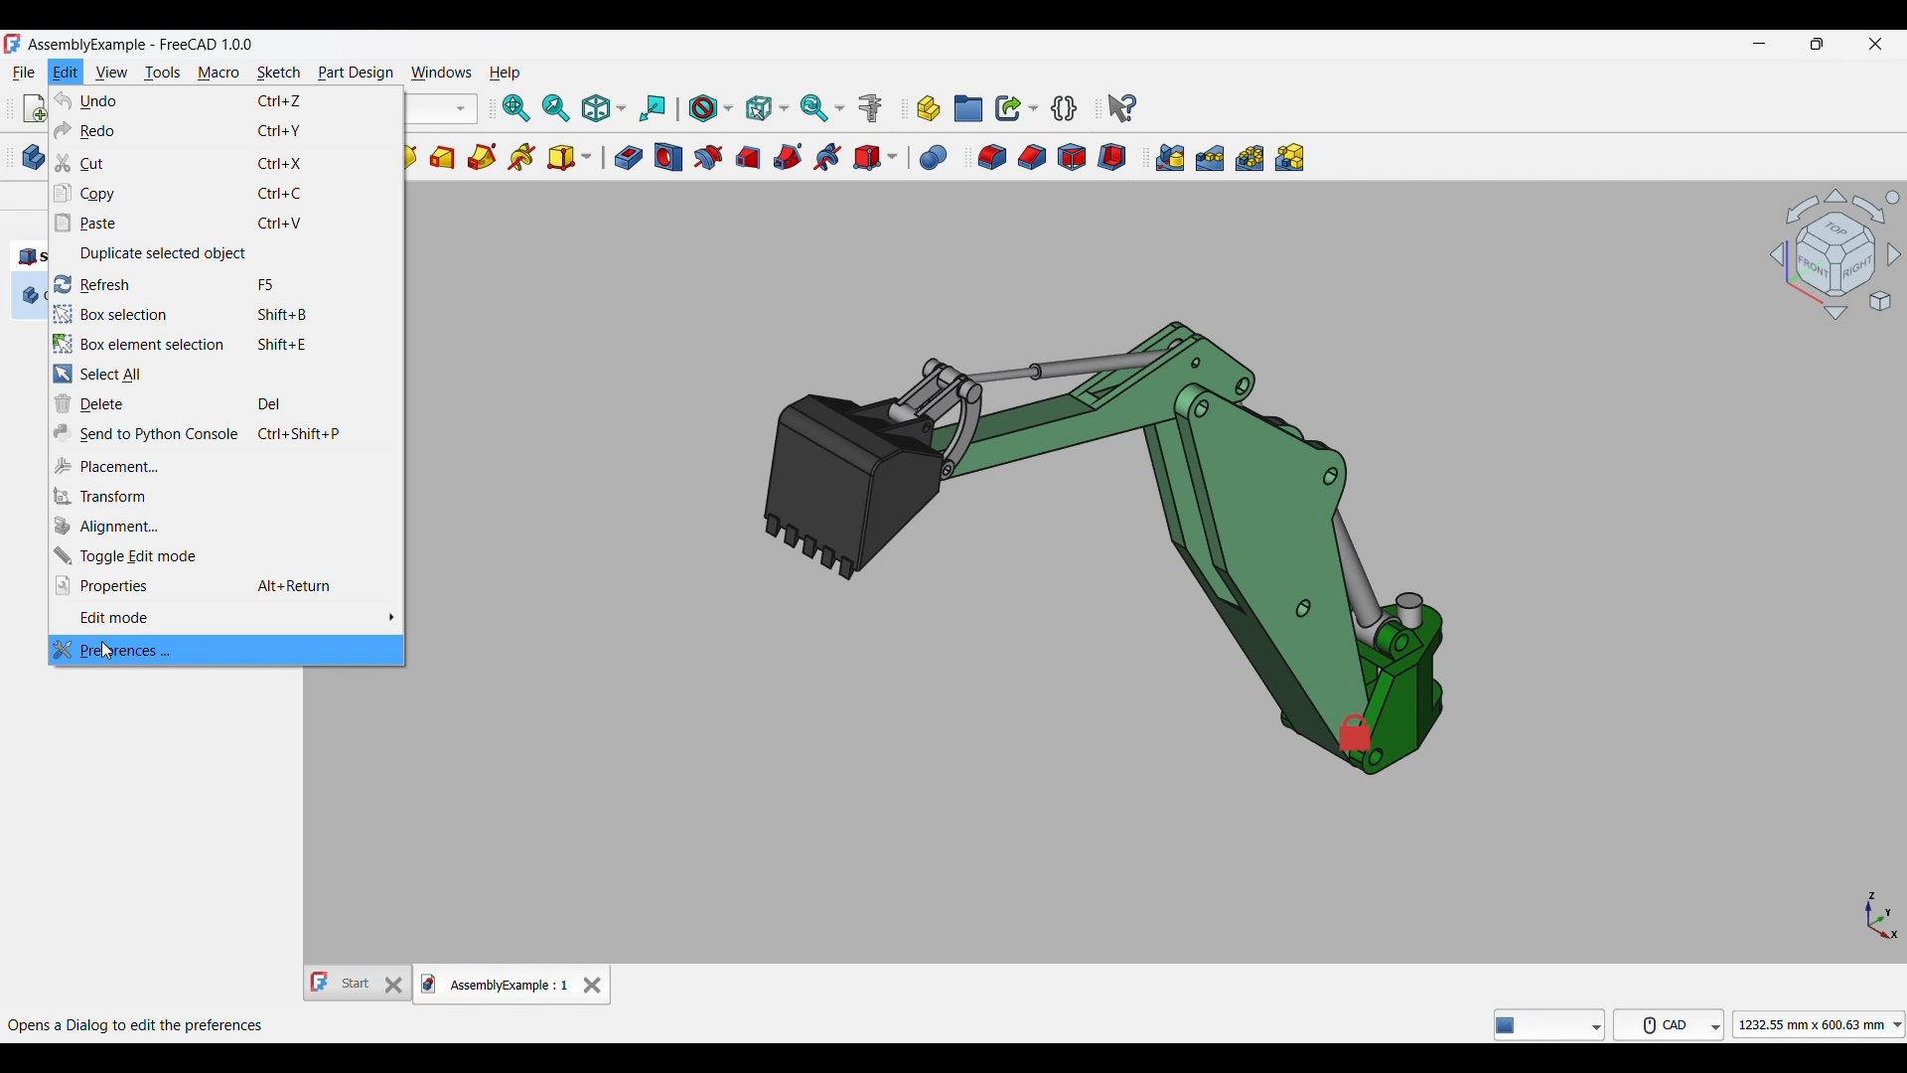 This screenshot has width=1907, height=1073. I want to click on Subtractive loft, so click(747, 158).